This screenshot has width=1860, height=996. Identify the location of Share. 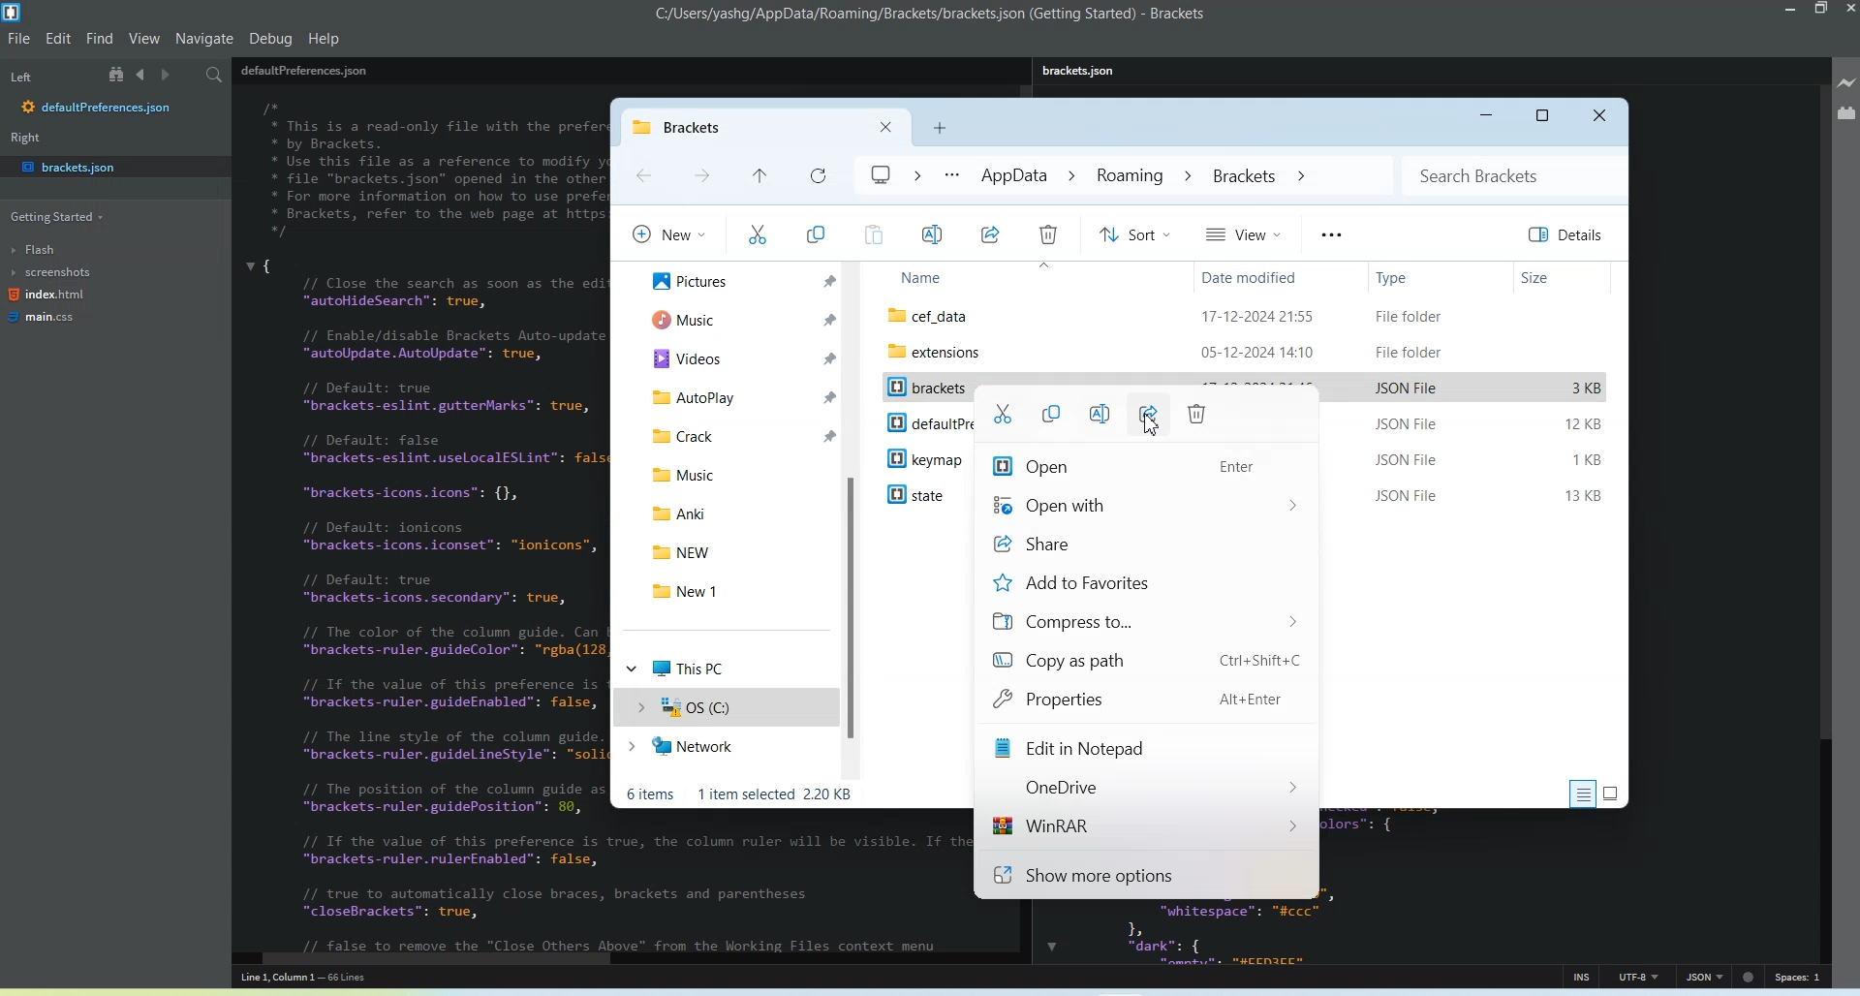
(1142, 545).